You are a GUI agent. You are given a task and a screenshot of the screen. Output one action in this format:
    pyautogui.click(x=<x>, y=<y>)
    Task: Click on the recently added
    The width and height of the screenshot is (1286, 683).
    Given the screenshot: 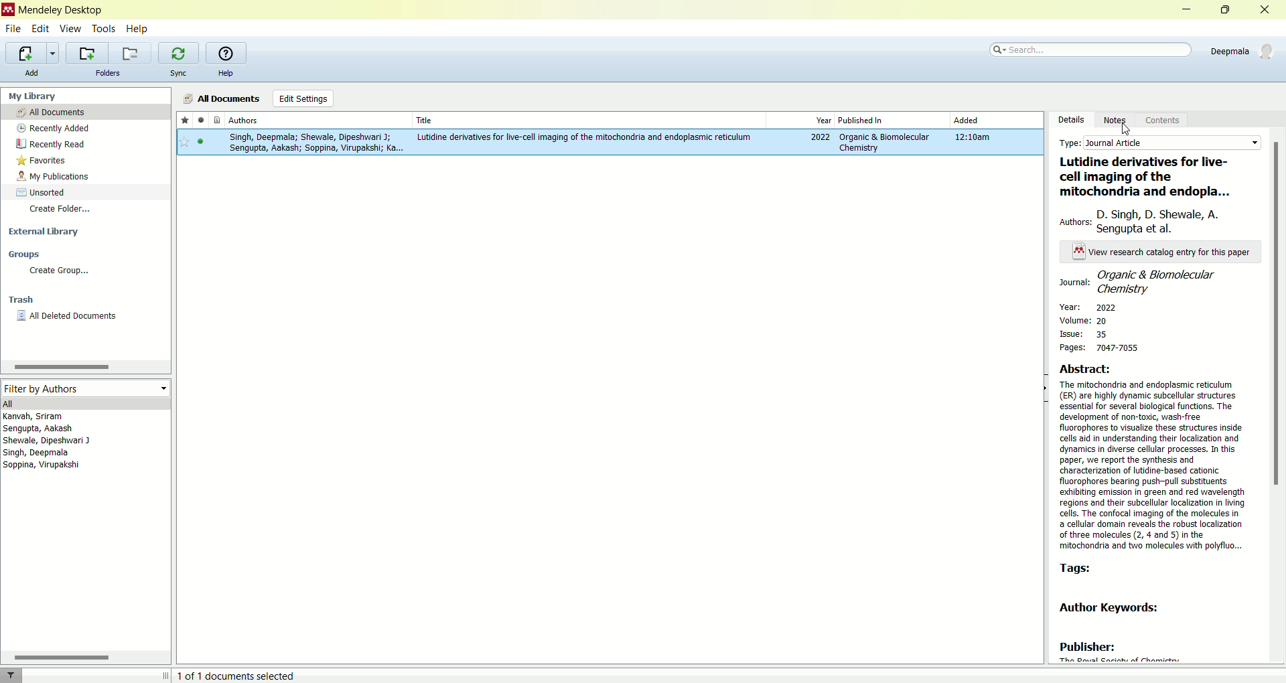 What is the action you would take?
    pyautogui.click(x=84, y=129)
    